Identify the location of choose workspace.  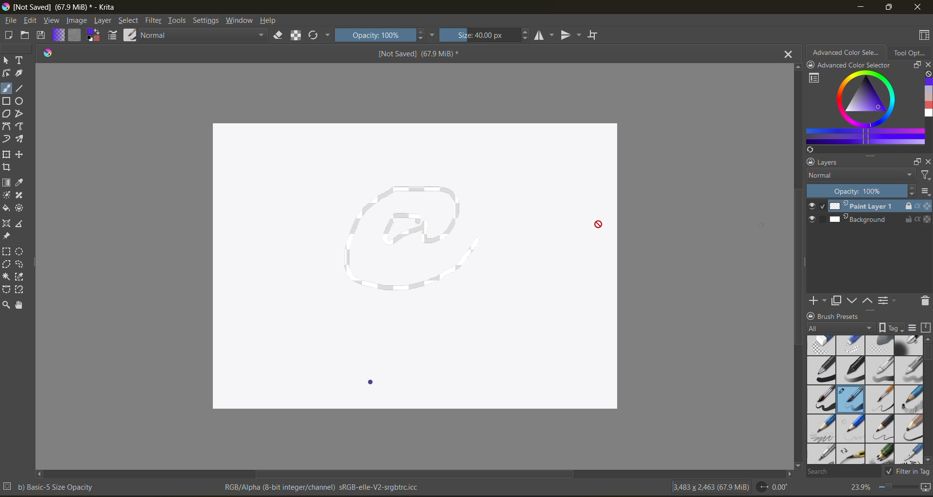
(923, 36).